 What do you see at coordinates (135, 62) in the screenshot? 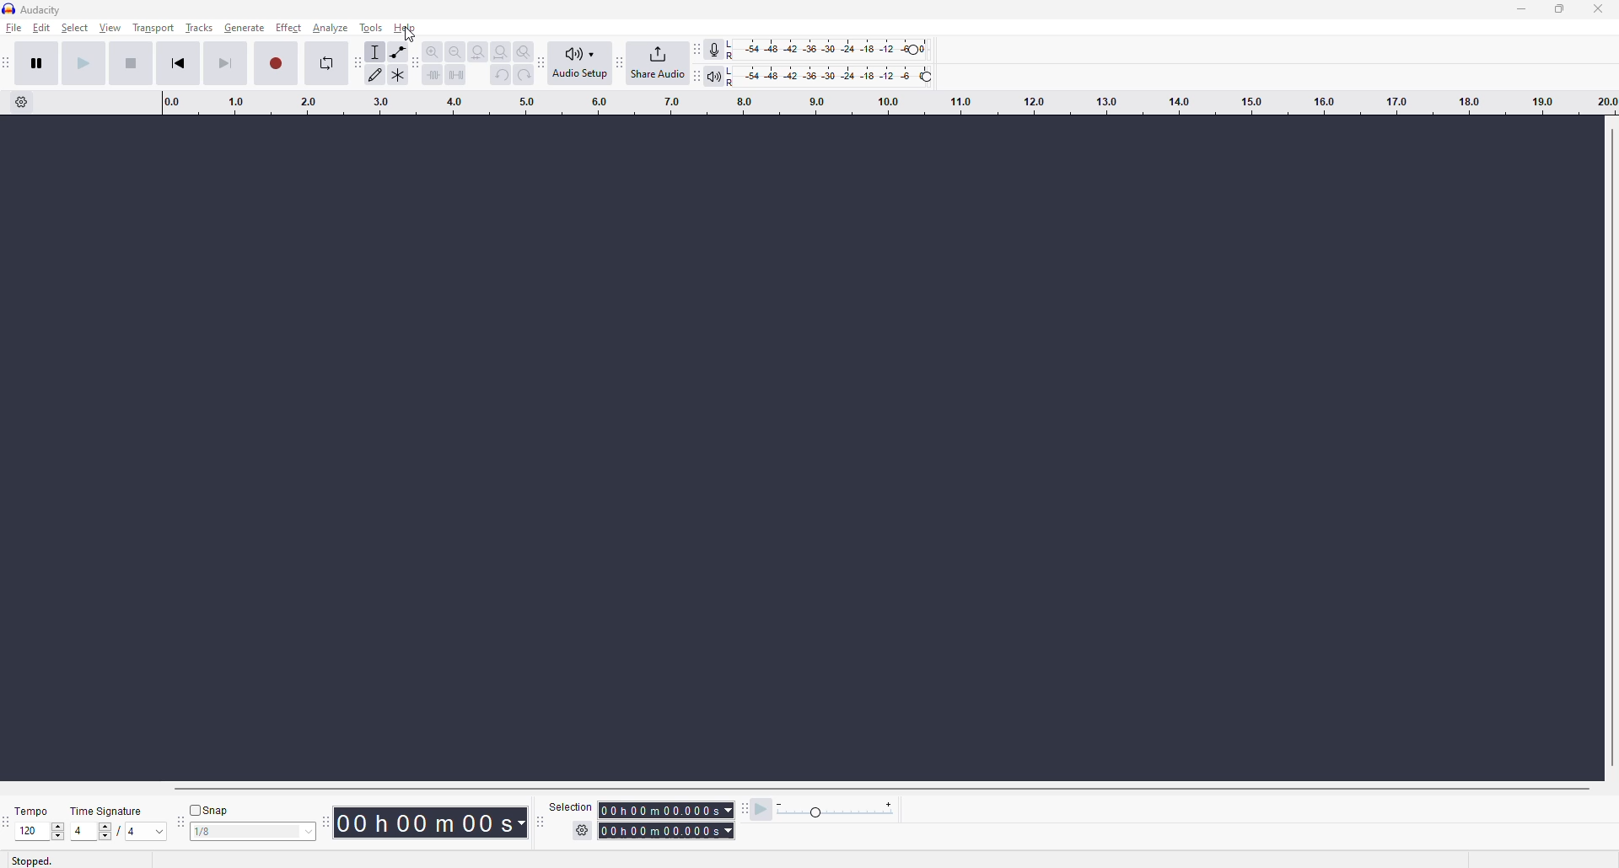
I see `stop` at bounding box center [135, 62].